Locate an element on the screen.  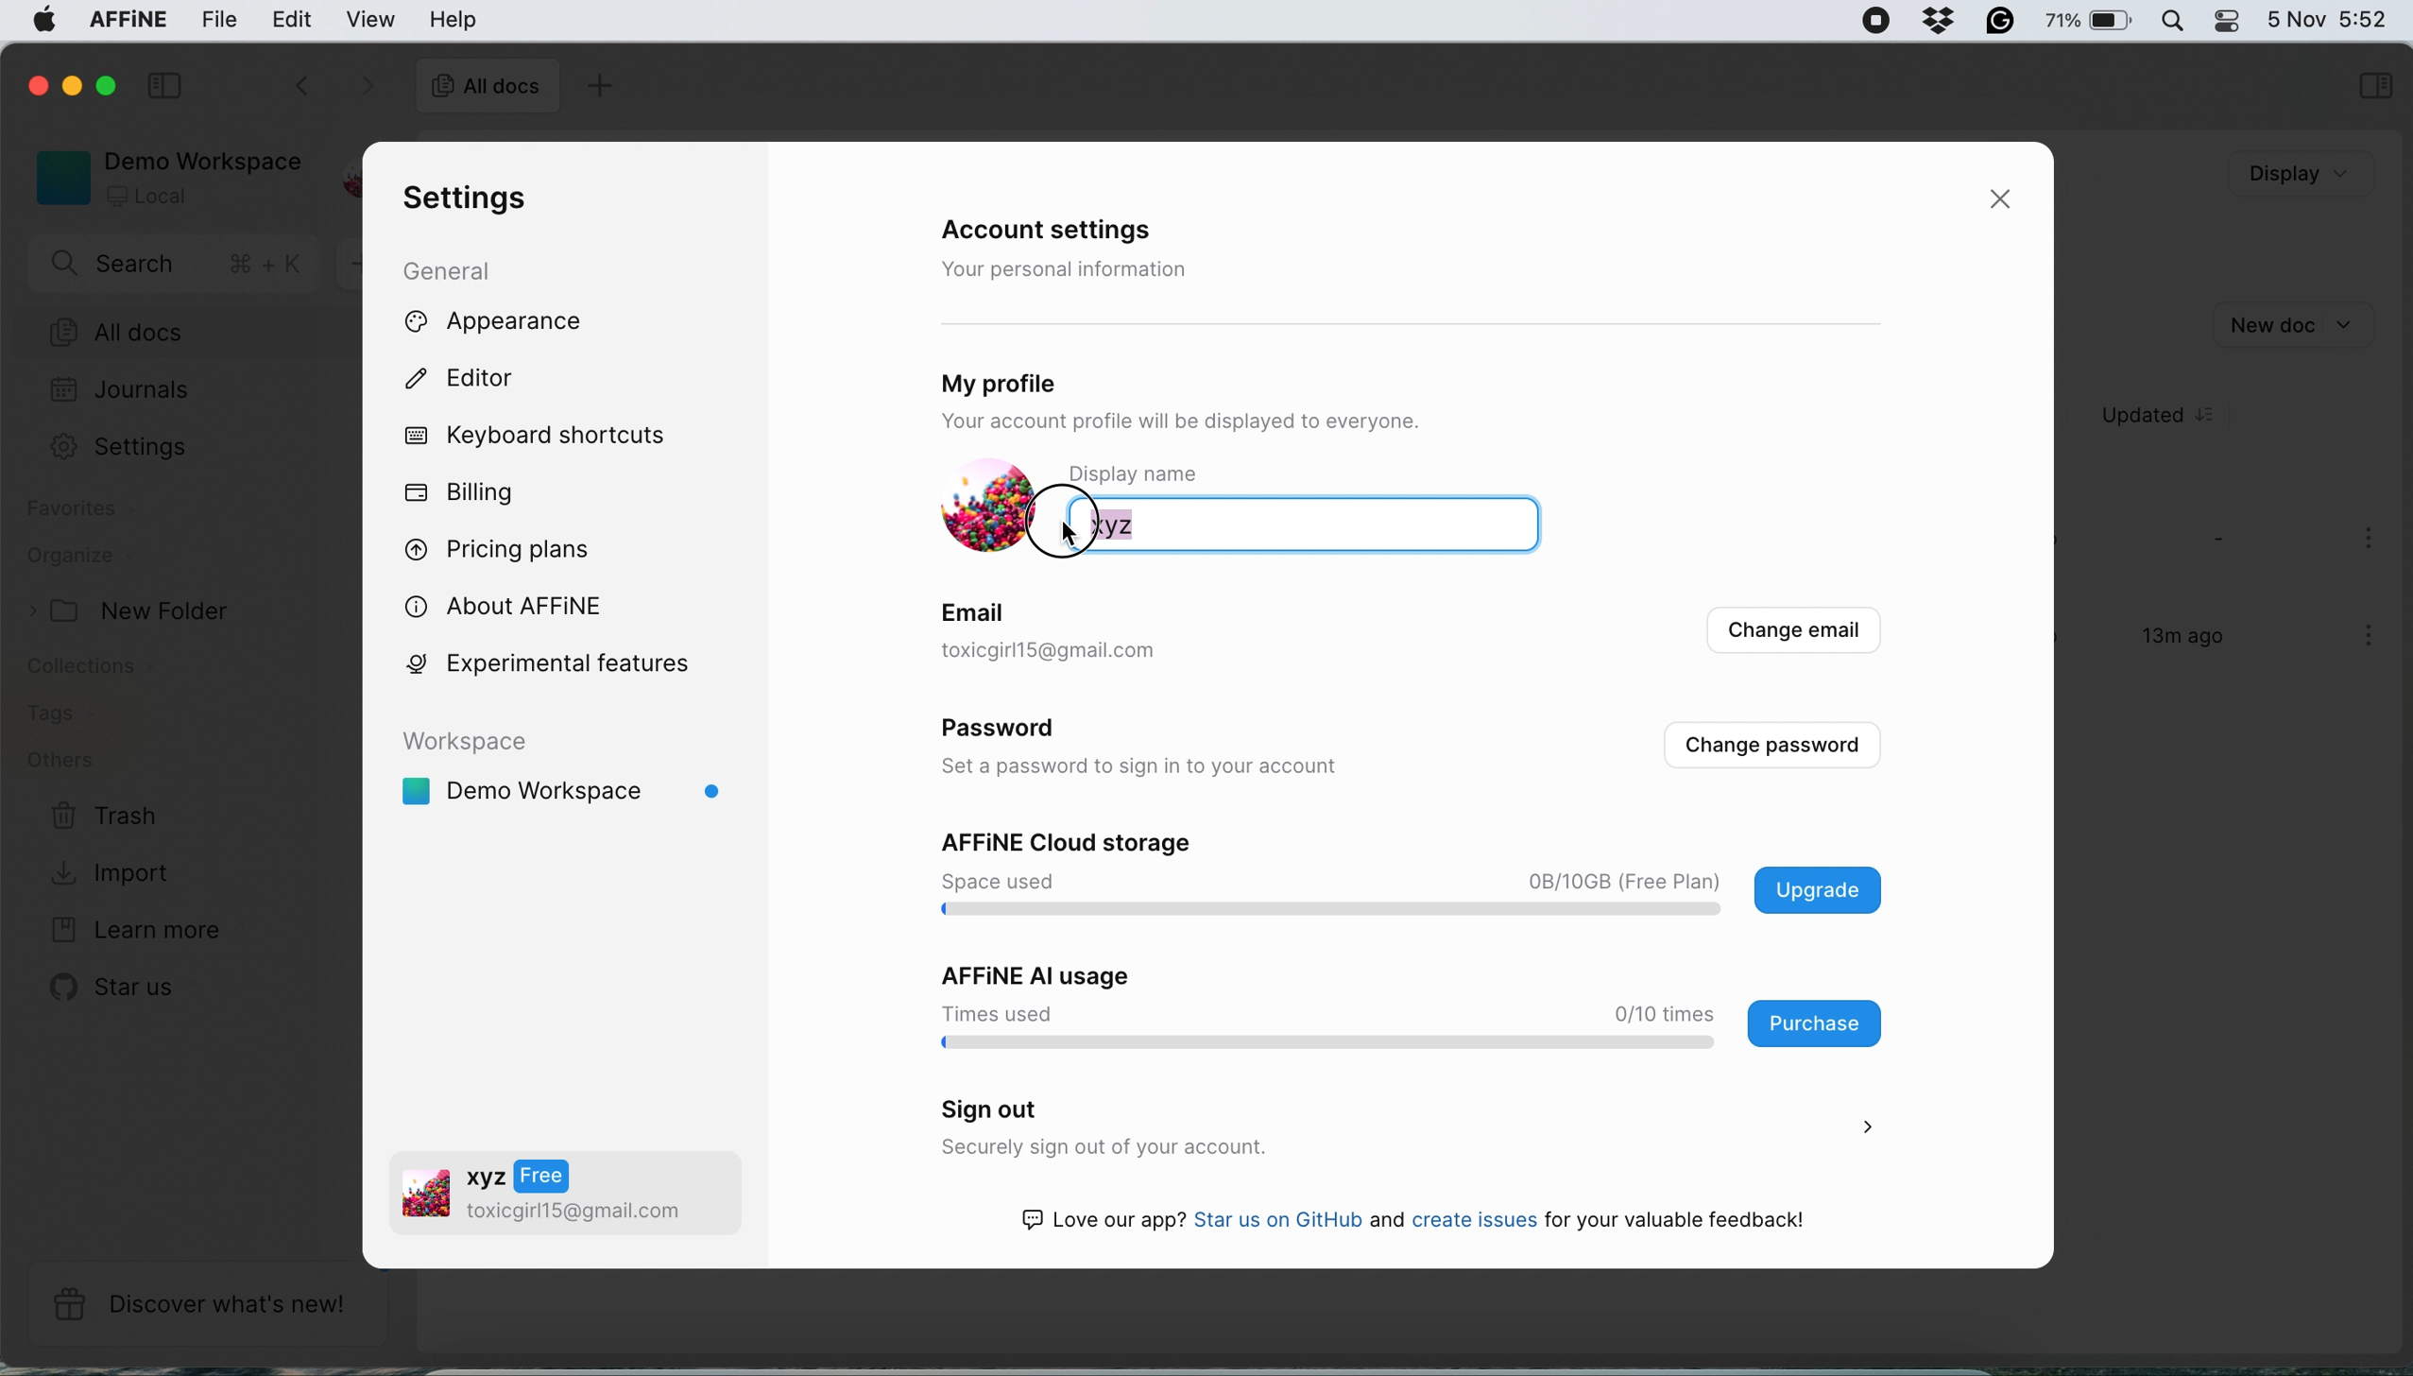
Display is located at coordinates (2271, 175).